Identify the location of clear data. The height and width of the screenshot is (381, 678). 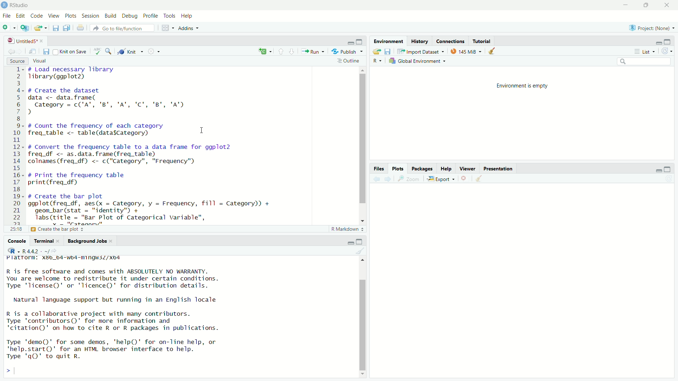
(493, 51).